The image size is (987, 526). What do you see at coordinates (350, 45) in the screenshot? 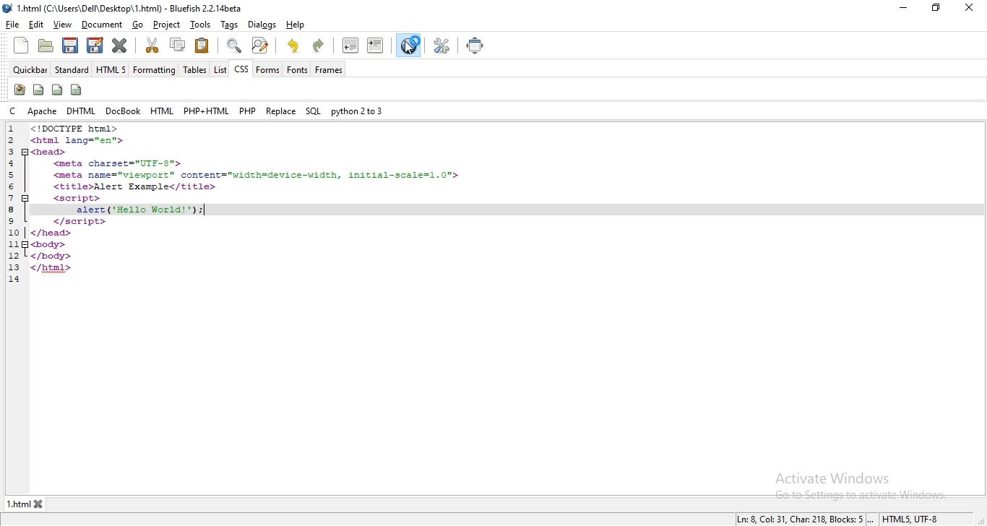
I see `unindent` at bounding box center [350, 45].